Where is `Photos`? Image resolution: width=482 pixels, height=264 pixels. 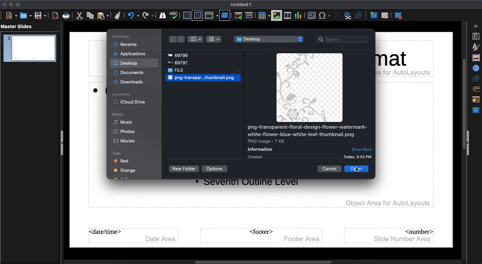 Photos is located at coordinates (125, 132).